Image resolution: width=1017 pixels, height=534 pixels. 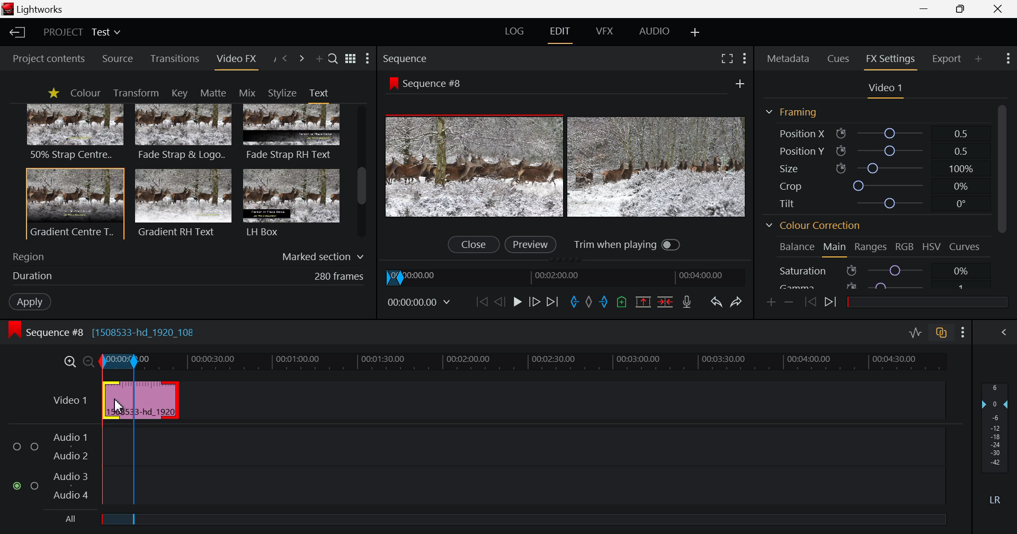 What do you see at coordinates (184, 133) in the screenshot?
I see `Fade Strap & Logo` at bounding box center [184, 133].